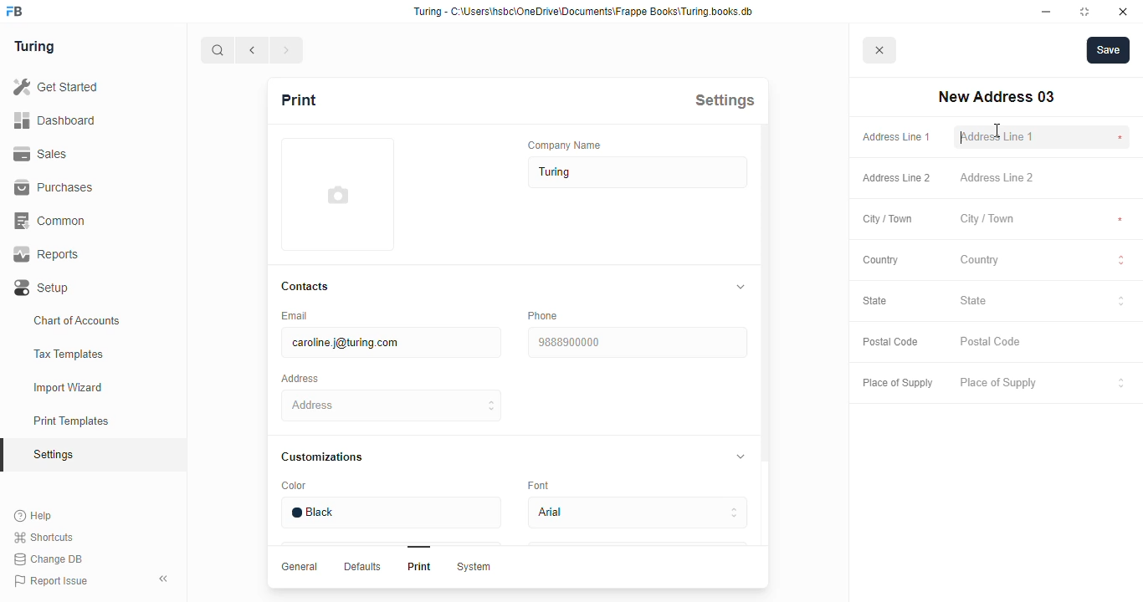 The image size is (1143, 602). Describe the element at coordinates (392, 406) in the screenshot. I see `address` at that location.